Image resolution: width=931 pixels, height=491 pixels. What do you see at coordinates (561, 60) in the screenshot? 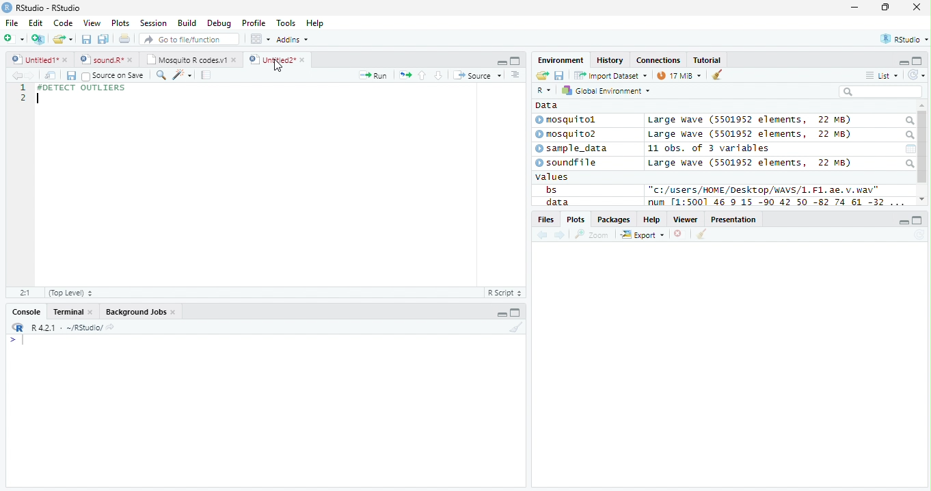
I see `Environment` at bounding box center [561, 60].